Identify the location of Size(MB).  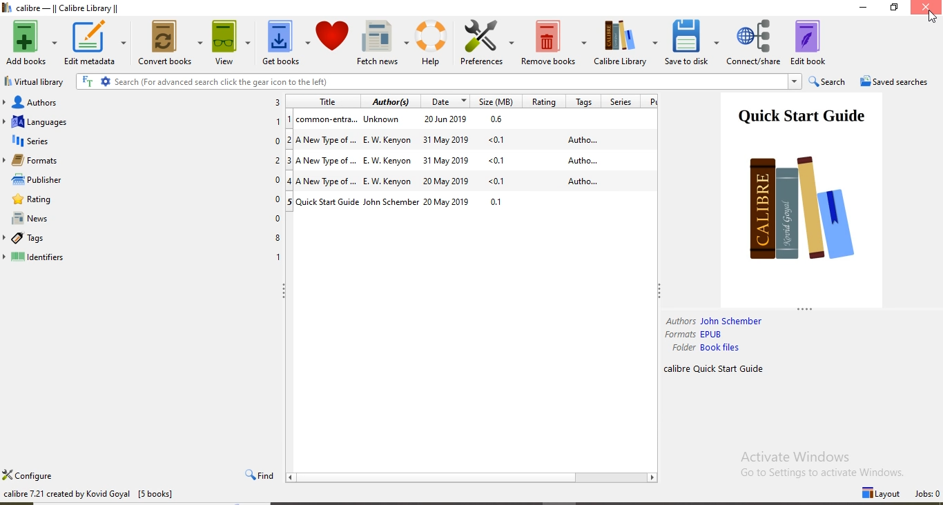
(498, 101).